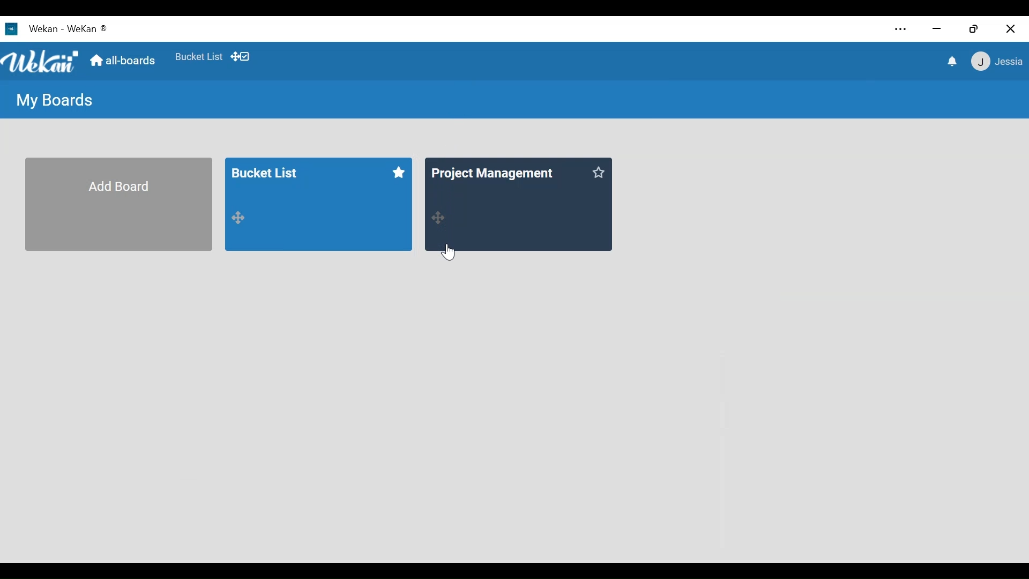  I want to click on action, so click(240, 216).